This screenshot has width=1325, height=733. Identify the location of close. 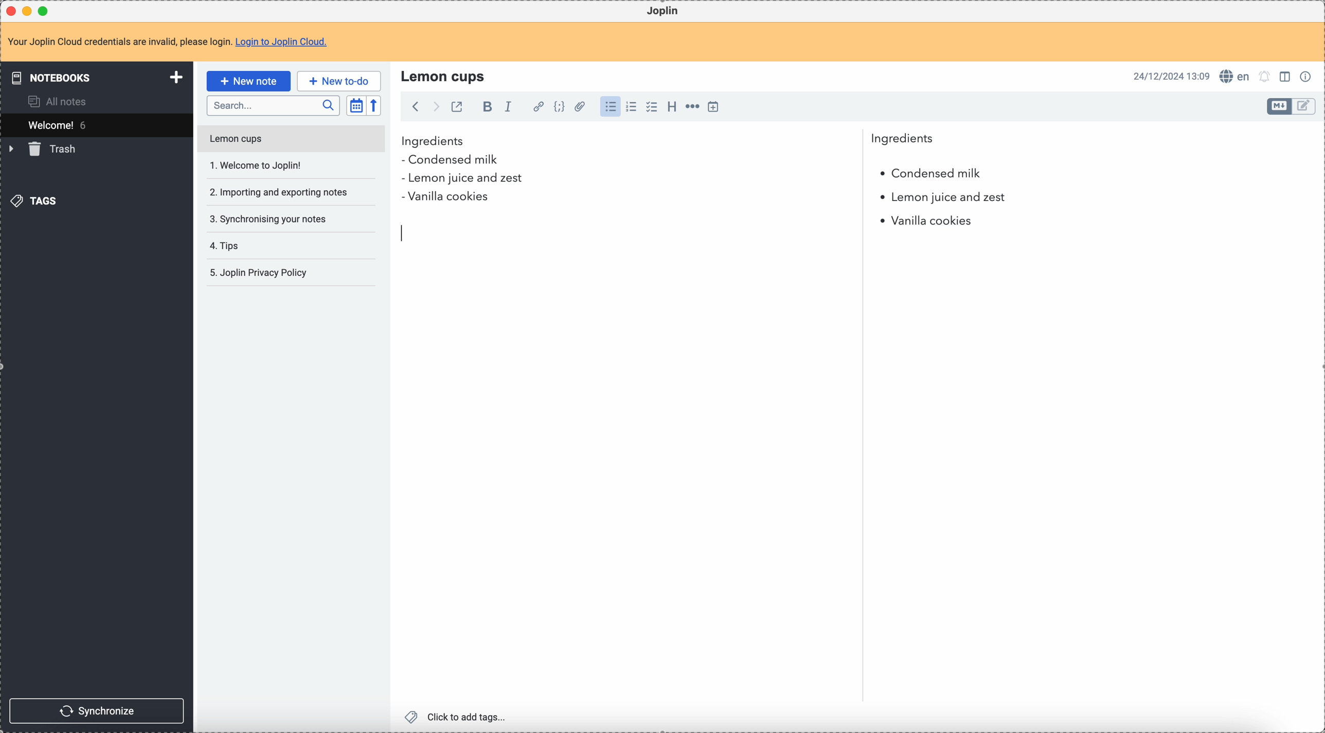
(12, 11).